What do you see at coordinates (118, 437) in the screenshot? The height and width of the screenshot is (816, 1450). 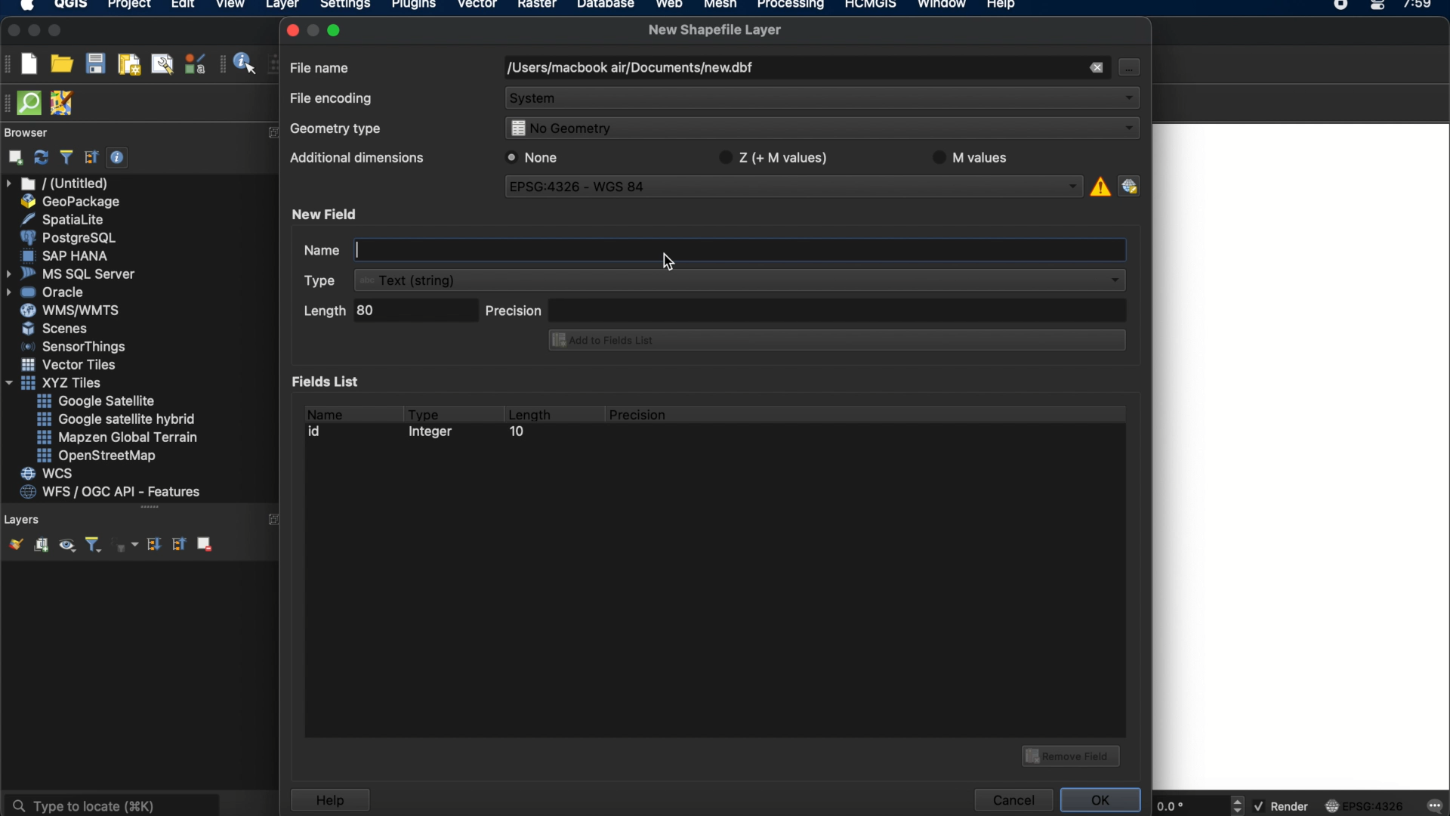 I see `mapzen global terrain` at bounding box center [118, 437].